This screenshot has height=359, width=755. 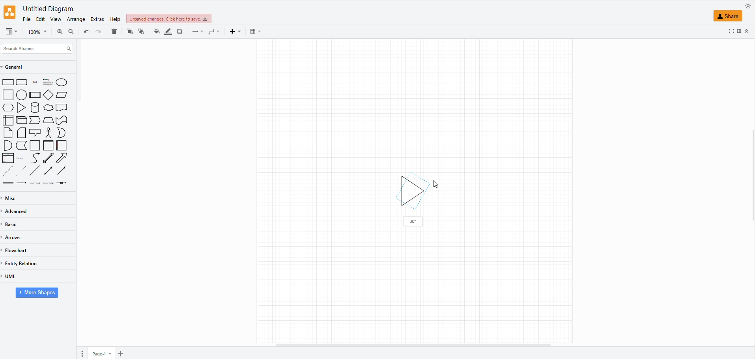 What do you see at coordinates (48, 120) in the screenshot?
I see `Polygon` at bounding box center [48, 120].